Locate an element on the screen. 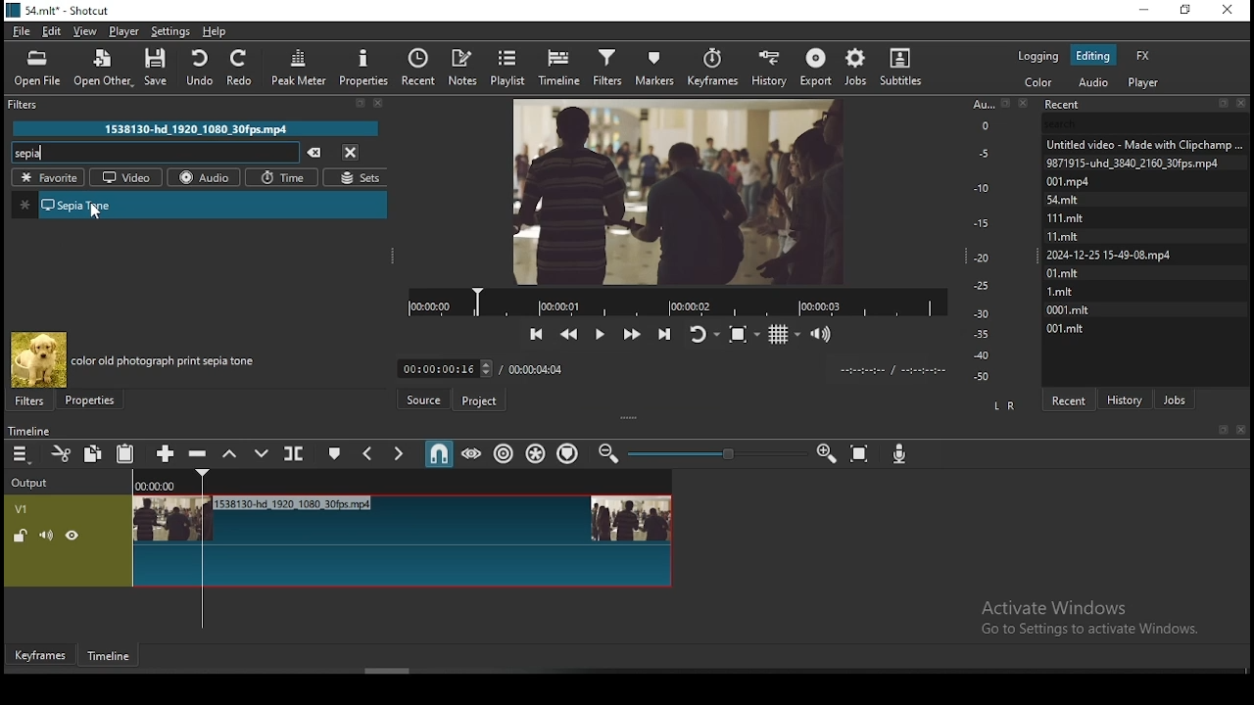 This screenshot has width=1254, height=705. zoom in or zoom out slider is located at coordinates (717, 453).